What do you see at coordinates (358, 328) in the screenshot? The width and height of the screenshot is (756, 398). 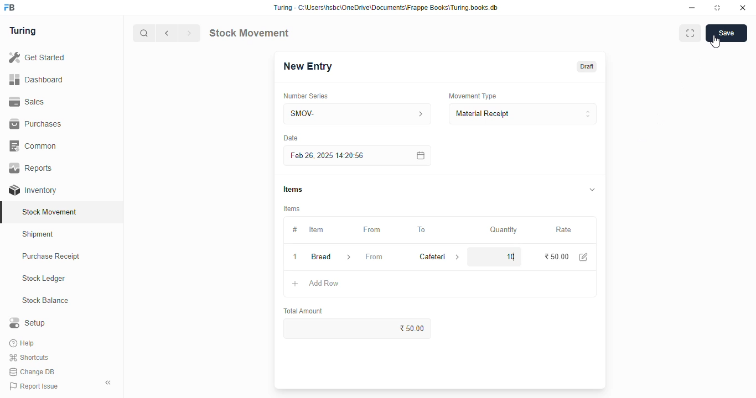 I see `₹50.00` at bounding box center [358, 328].